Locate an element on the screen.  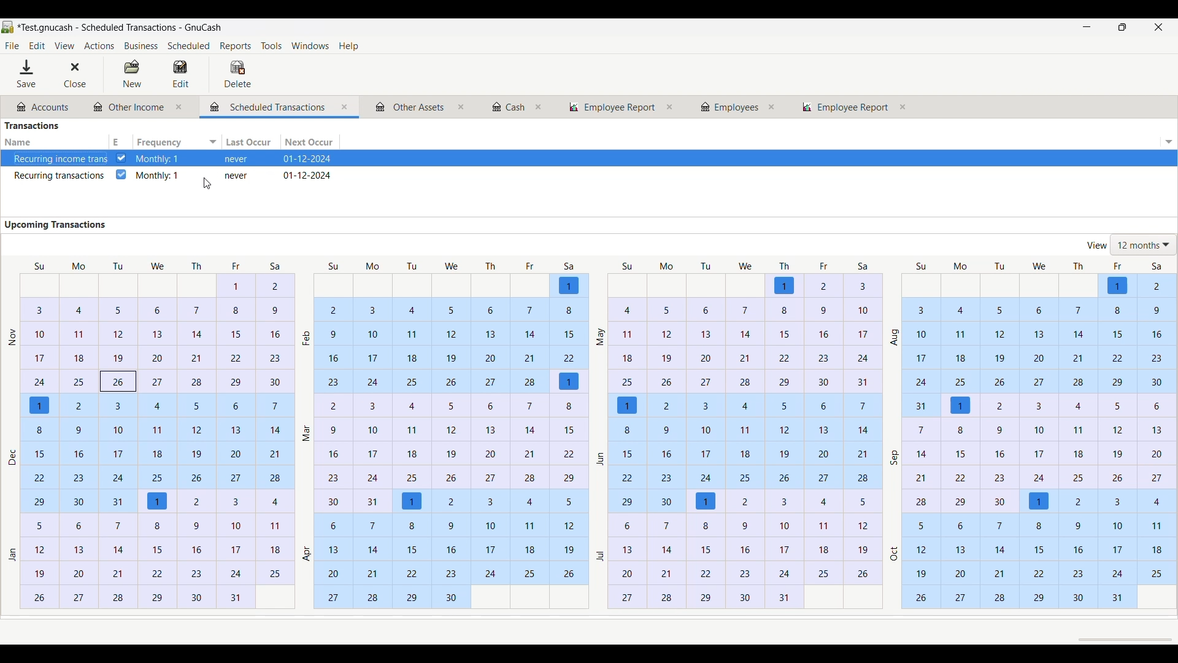
 is located at coordinates (611, 107).